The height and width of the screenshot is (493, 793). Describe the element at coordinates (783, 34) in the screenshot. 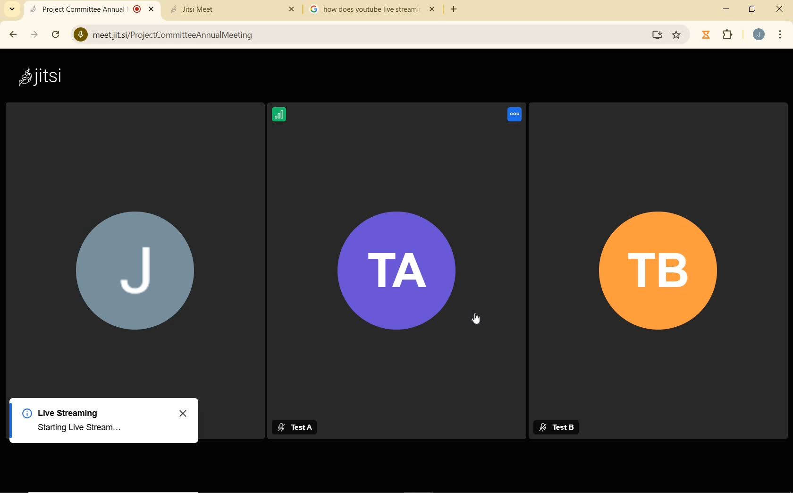

I see `customize google chrome` at that location.